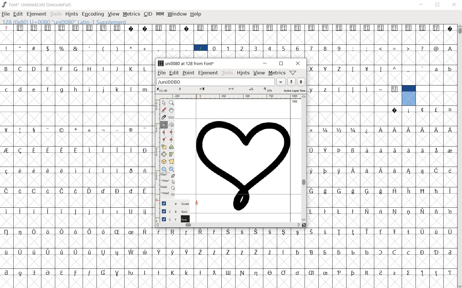 This screenshot has width=462, height=288. Describe the element at coordinates (146, 212) in the screenshot. I see `glyph` at that location.